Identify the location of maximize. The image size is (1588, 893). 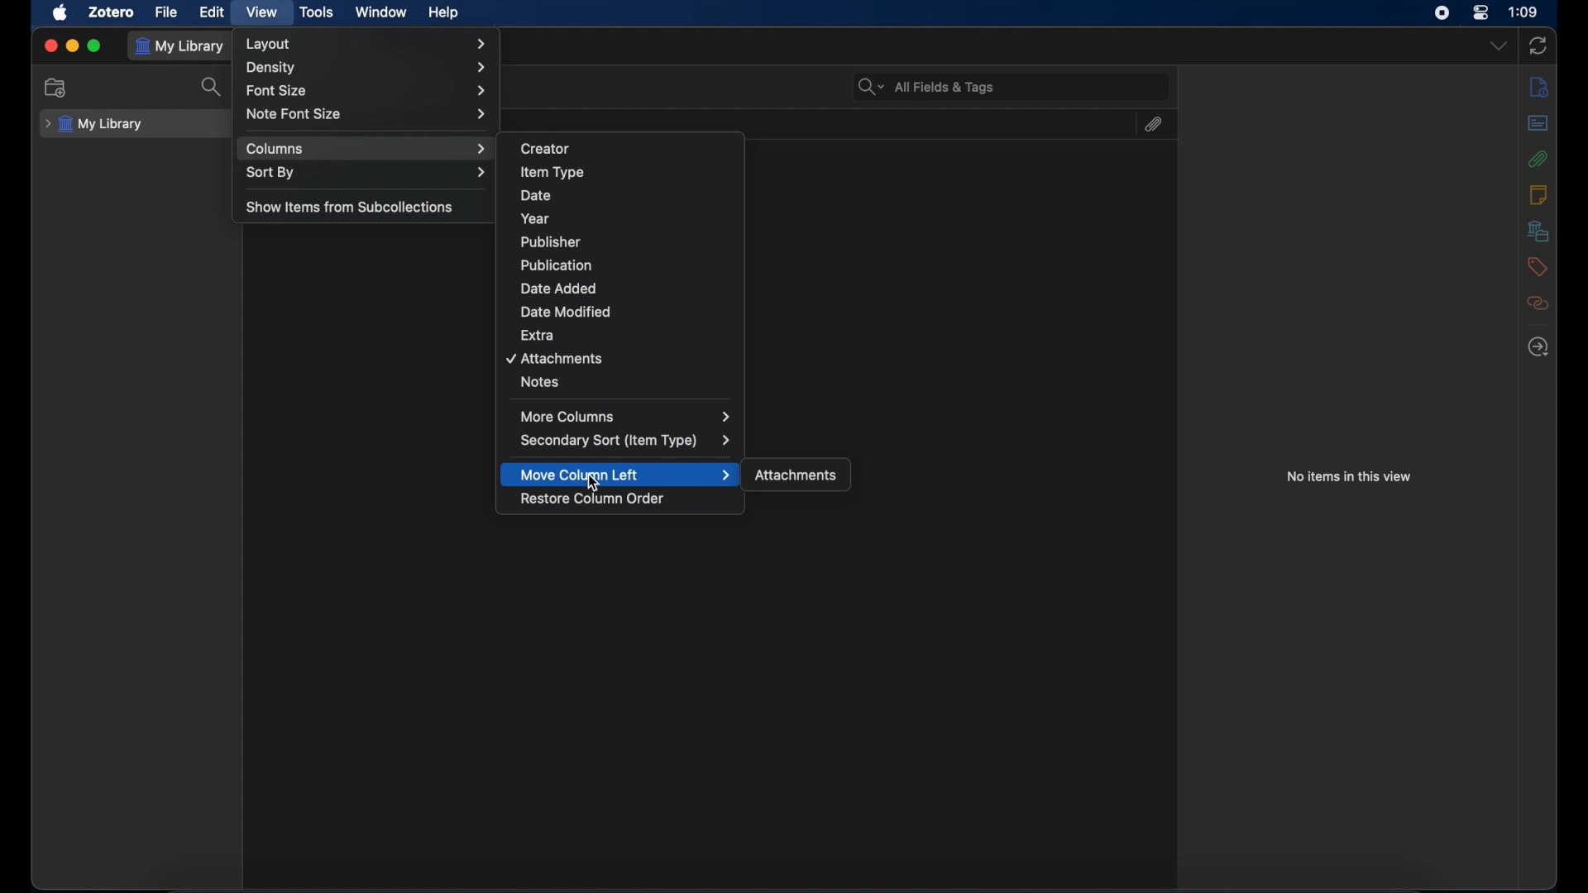
(95, 45).